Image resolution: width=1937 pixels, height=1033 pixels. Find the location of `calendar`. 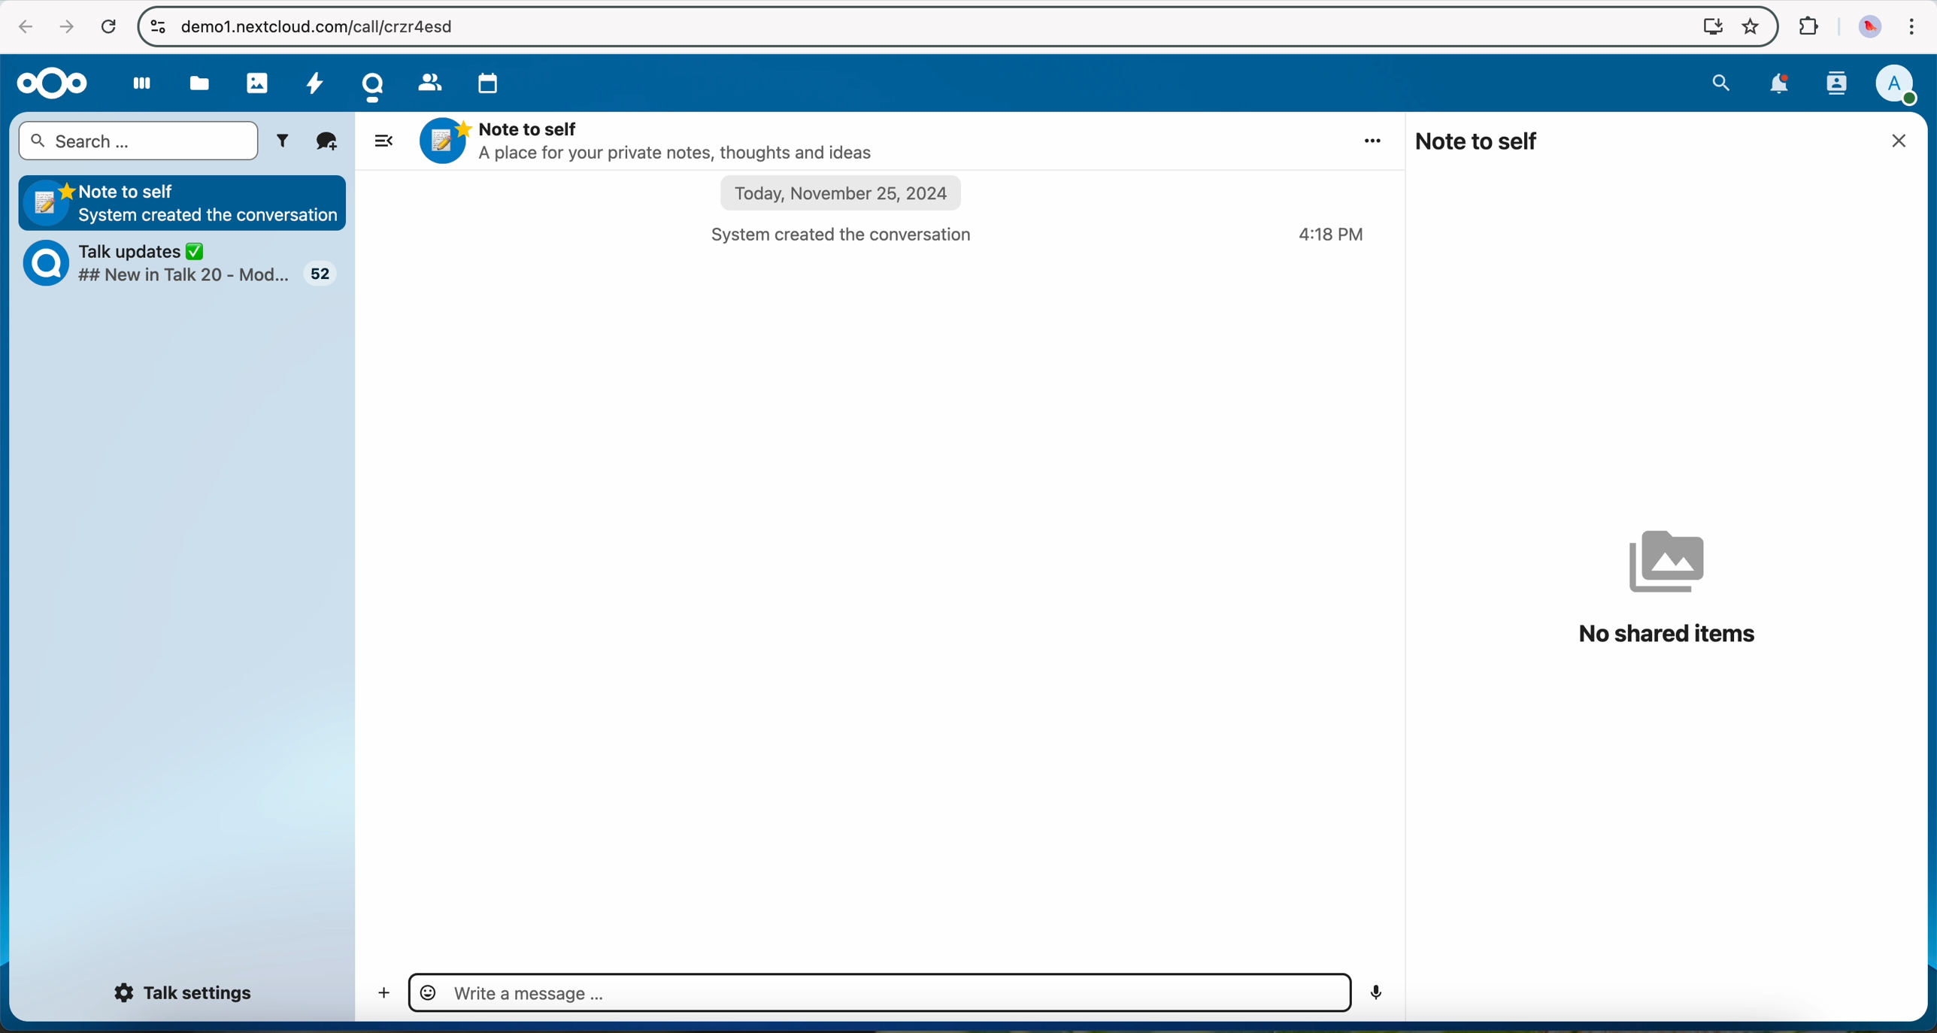

calendar is located at coordinates (491, 83).